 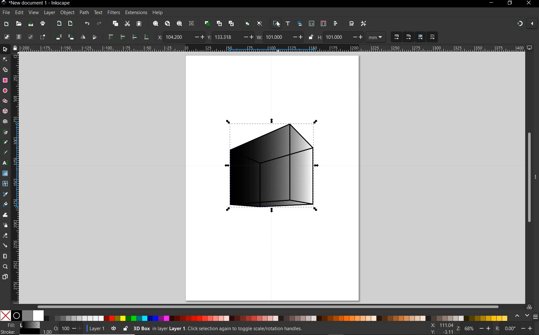 What do you see at coordinates (94, 37) in the screenshot?
I see `OBJECT FLIP` at bounding box center [94, 37].